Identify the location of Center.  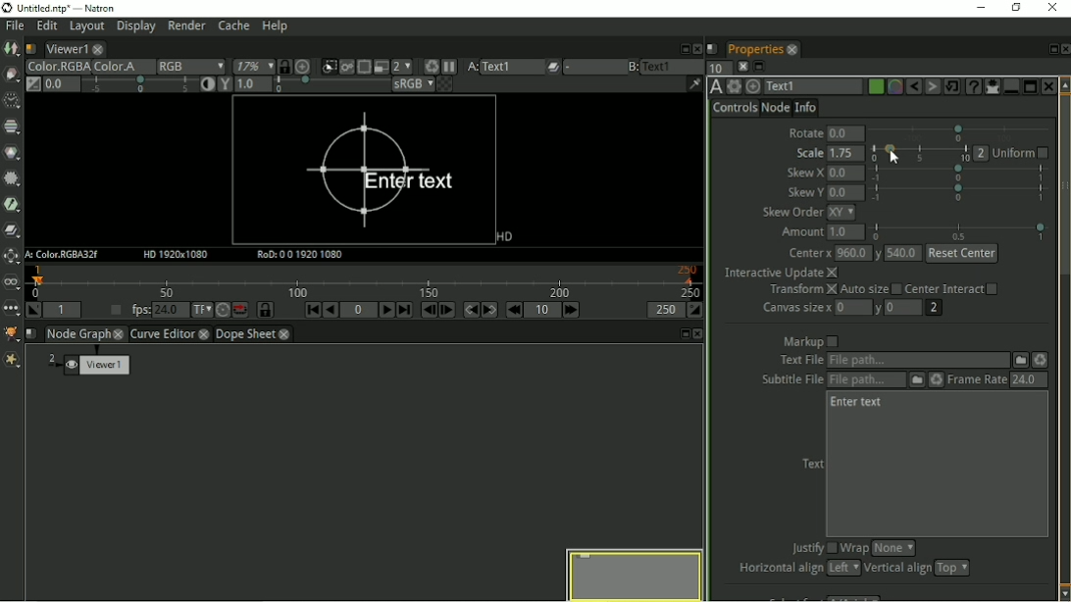
(893, 253).